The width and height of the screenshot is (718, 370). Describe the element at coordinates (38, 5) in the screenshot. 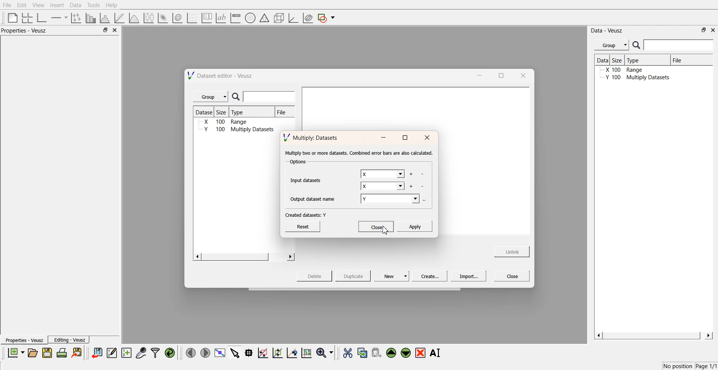

I see `View` at that location.